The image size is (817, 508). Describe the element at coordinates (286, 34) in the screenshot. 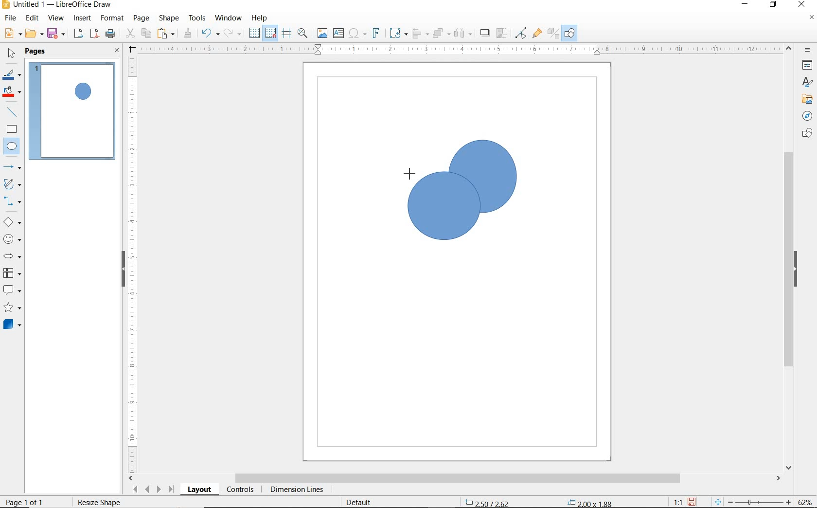

I see `HELPLINES WHILE MOVING` at that location.